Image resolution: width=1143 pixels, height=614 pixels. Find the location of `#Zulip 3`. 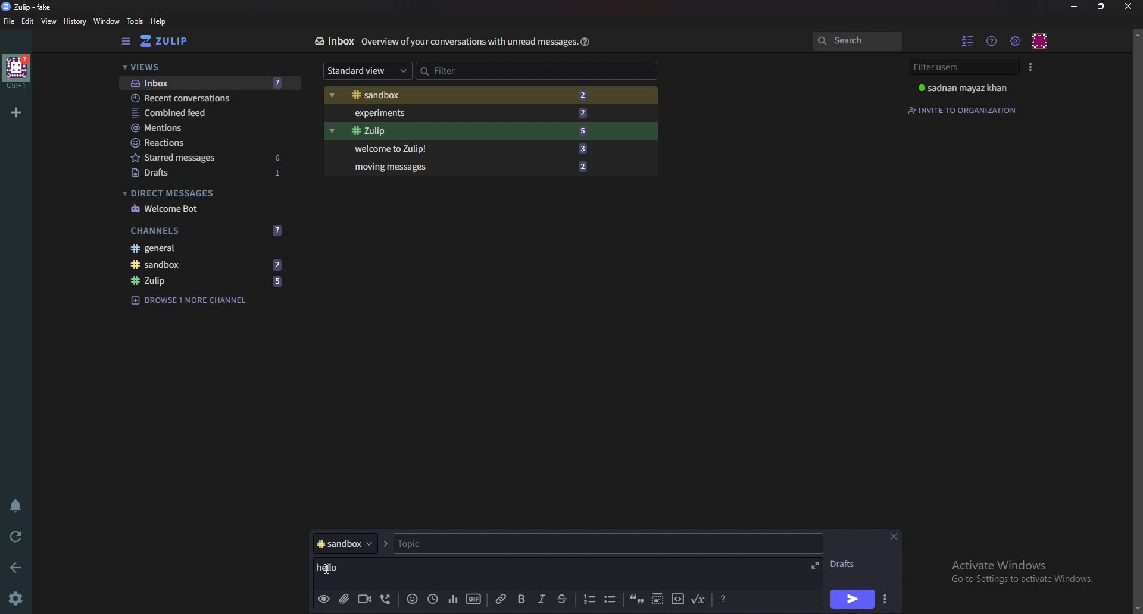

#Zulip 3 is located at coordinates (469, 131).